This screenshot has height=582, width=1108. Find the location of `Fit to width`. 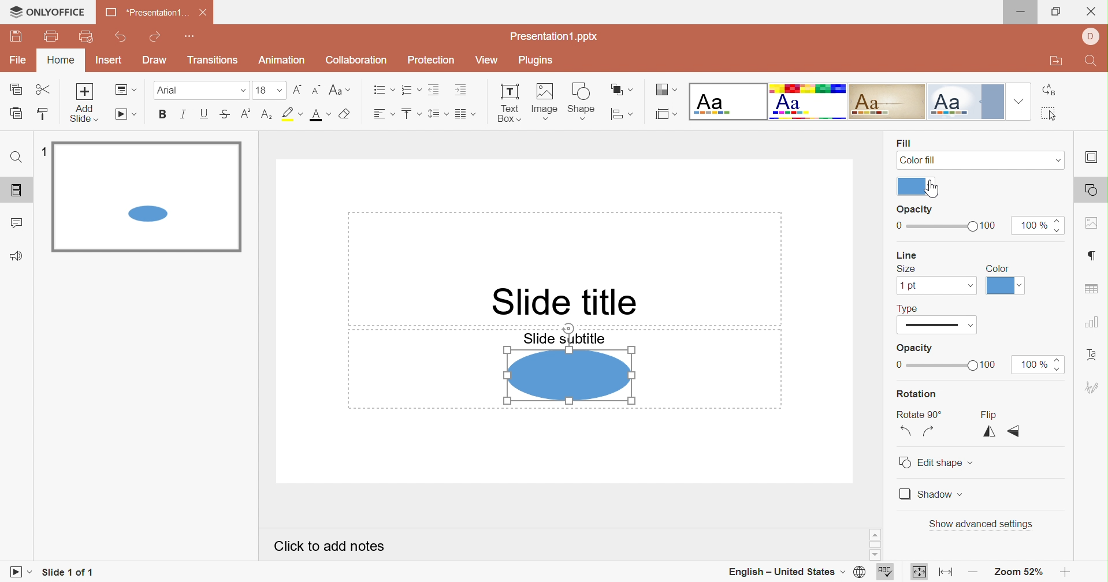

Fit to width is located at coordinates (947, 574).